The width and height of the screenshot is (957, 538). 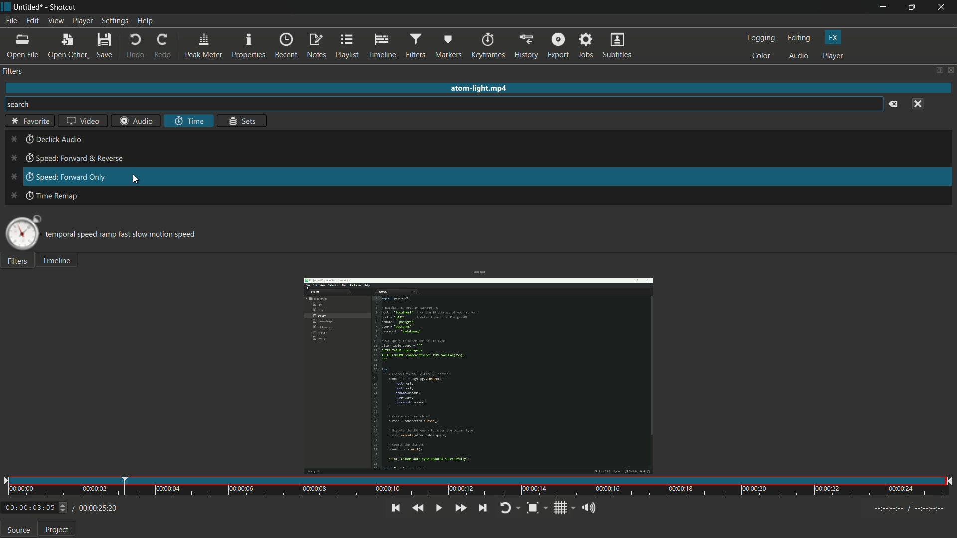 I want to click on audio, so click(x=799, y=56).